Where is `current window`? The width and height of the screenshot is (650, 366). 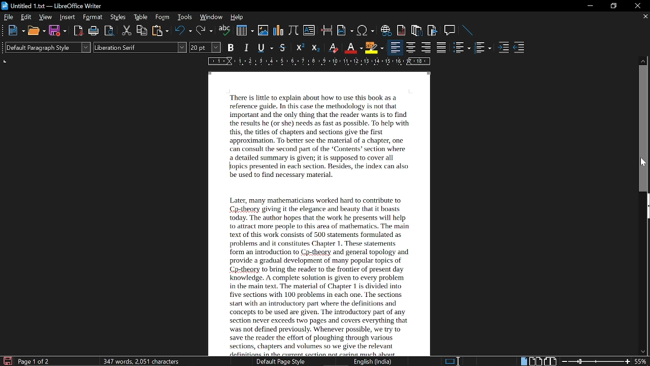 current window is located at coordinates (52, 6).